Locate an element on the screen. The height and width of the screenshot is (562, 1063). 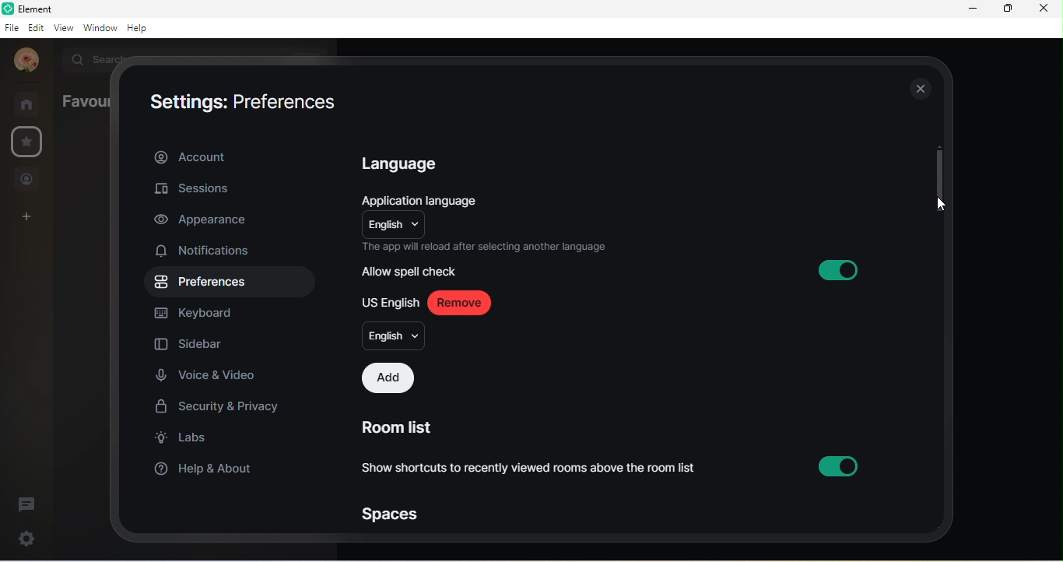
view is located at coordinates (62, 30).